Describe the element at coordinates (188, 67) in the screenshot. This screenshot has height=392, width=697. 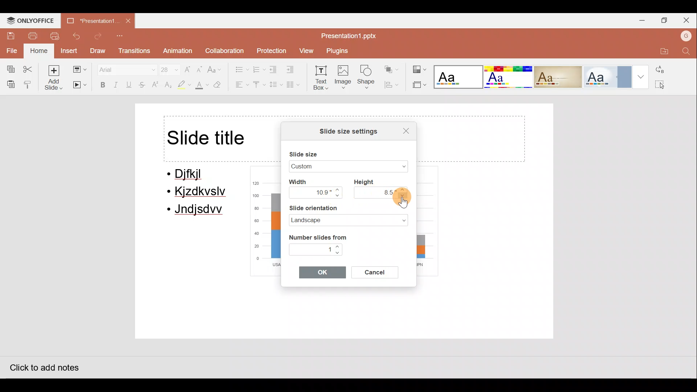
I see `Increase font size` at that location.